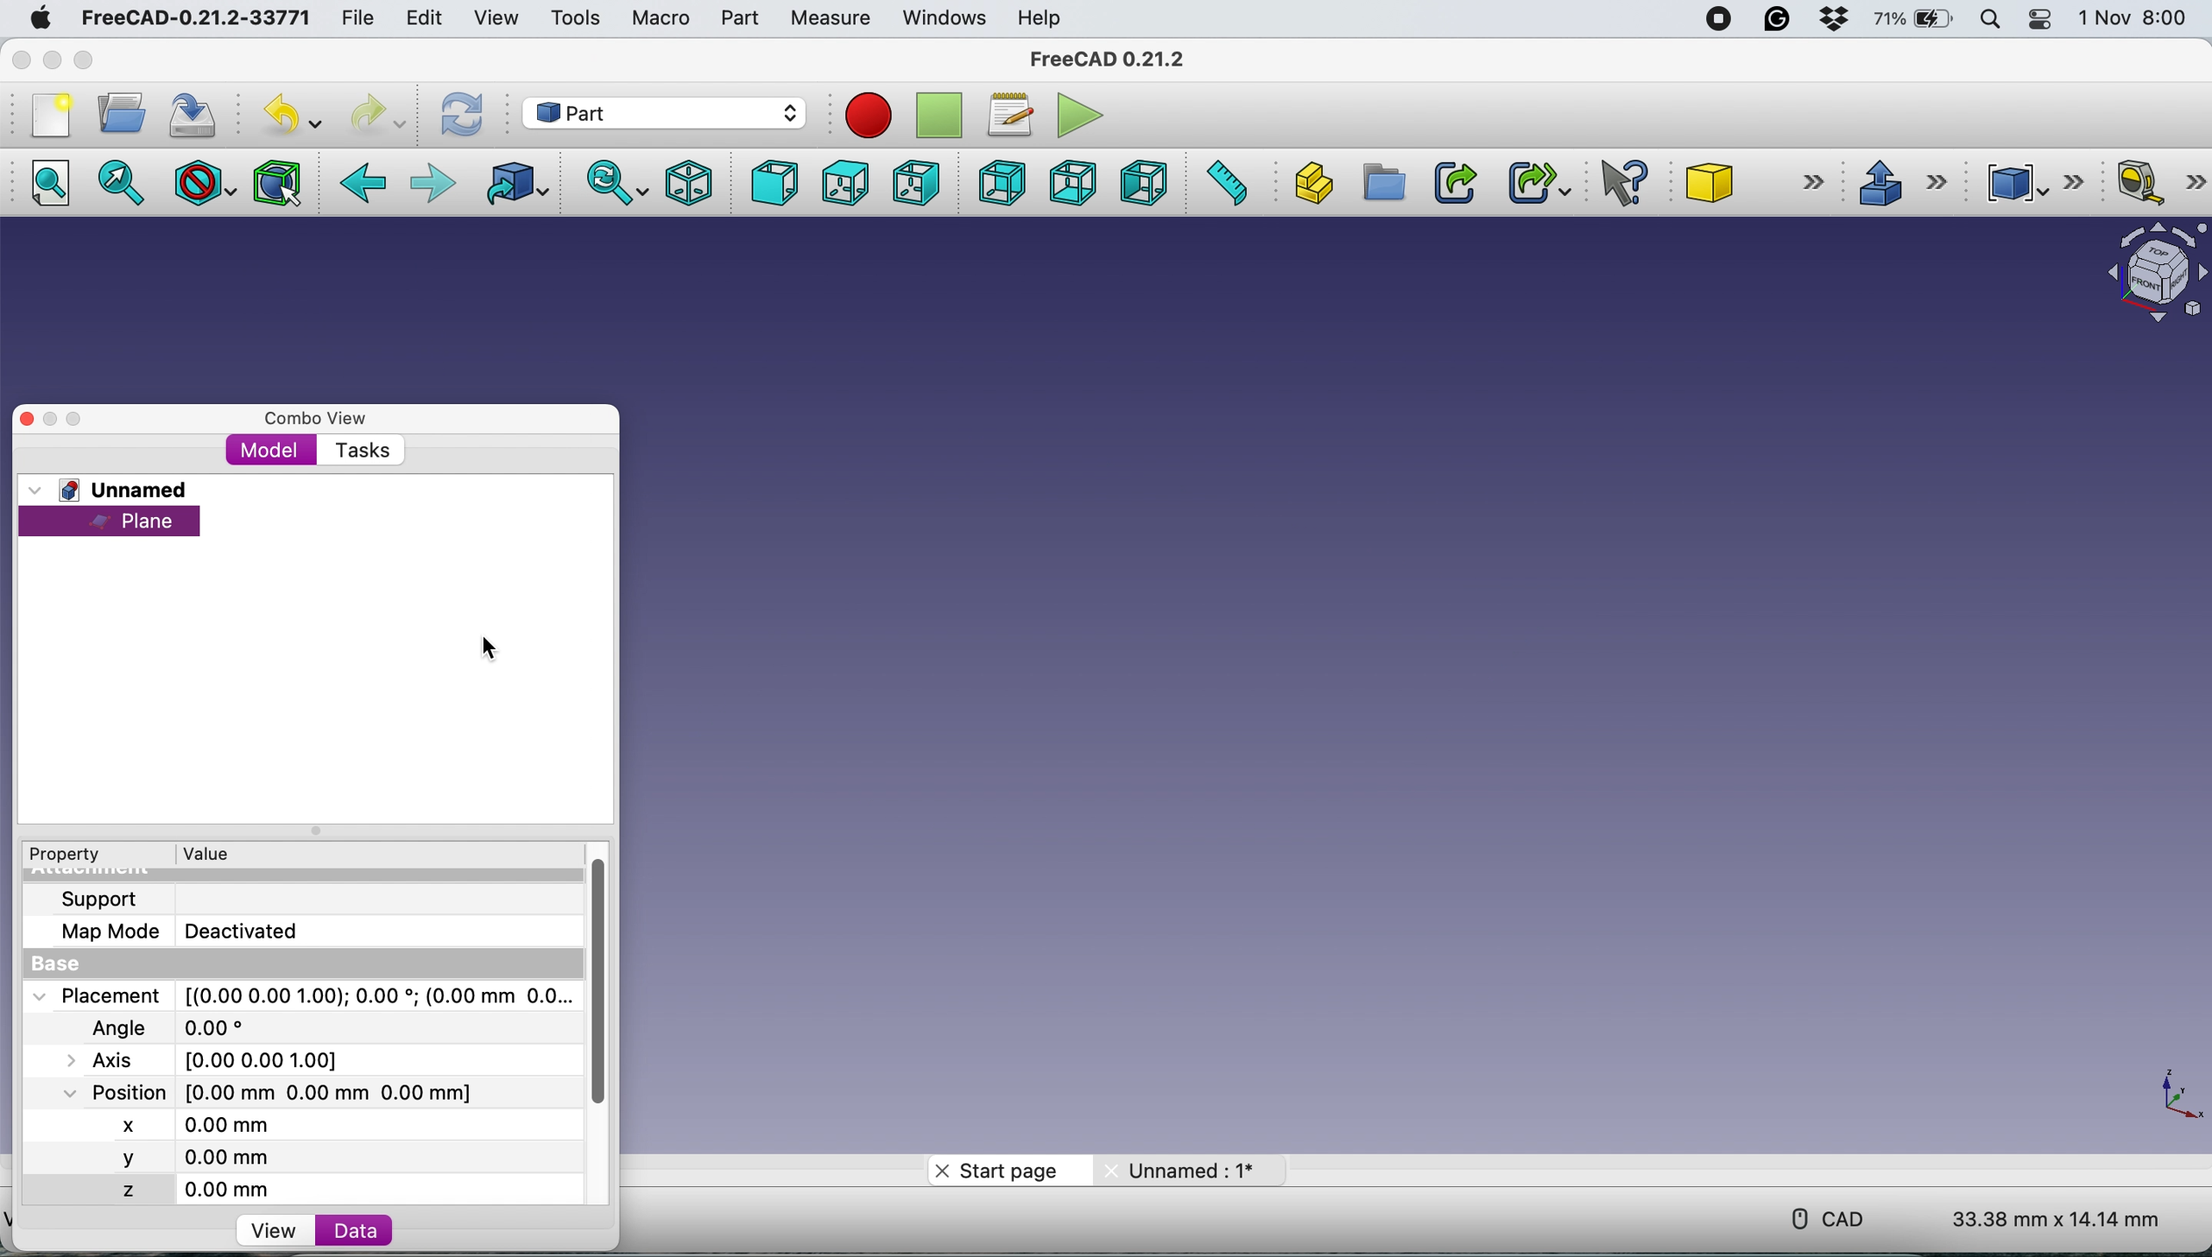 The width and height of the screenshot is (2212, 1257). What do you see at coordinates (1457, 185) in the screenshot?
I see `make link` at bounding box center [1457, 185].